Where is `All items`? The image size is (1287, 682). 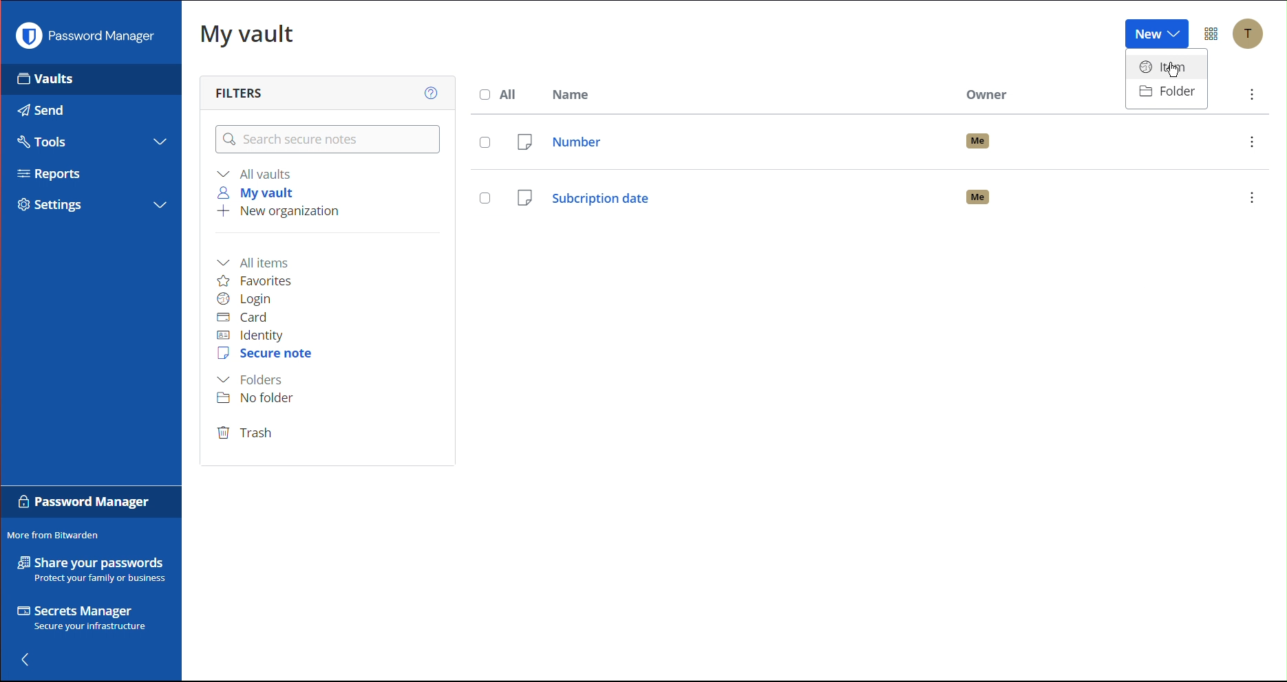 All items is located at coordinates (257, 260).